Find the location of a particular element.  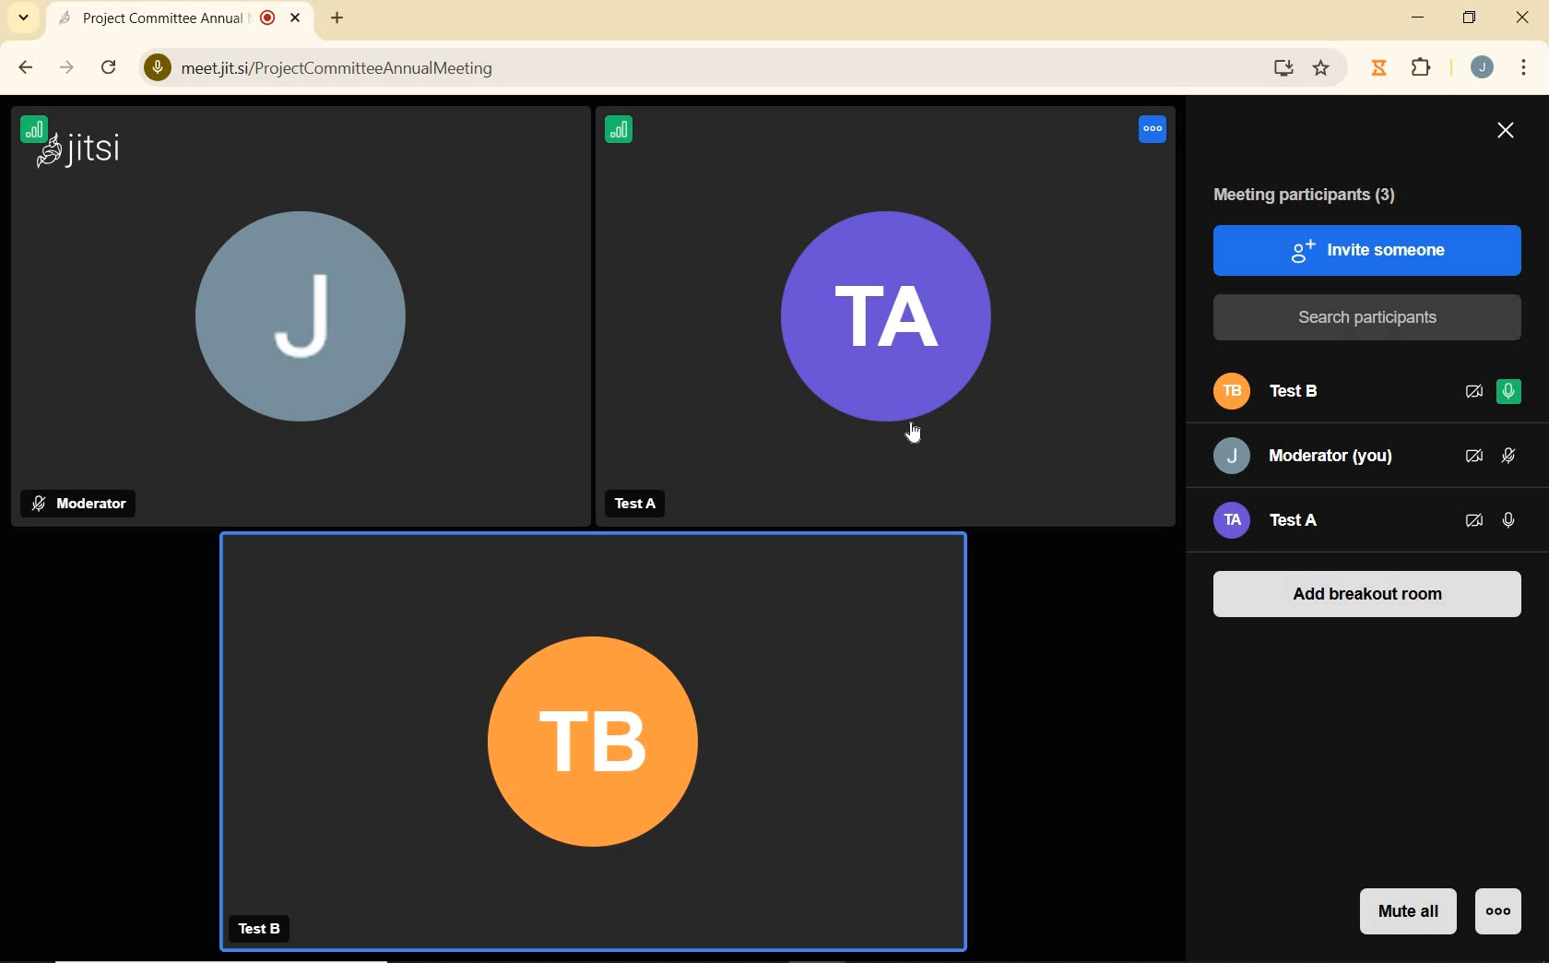

MICROPHONE is located at coordinates (1508, 394).